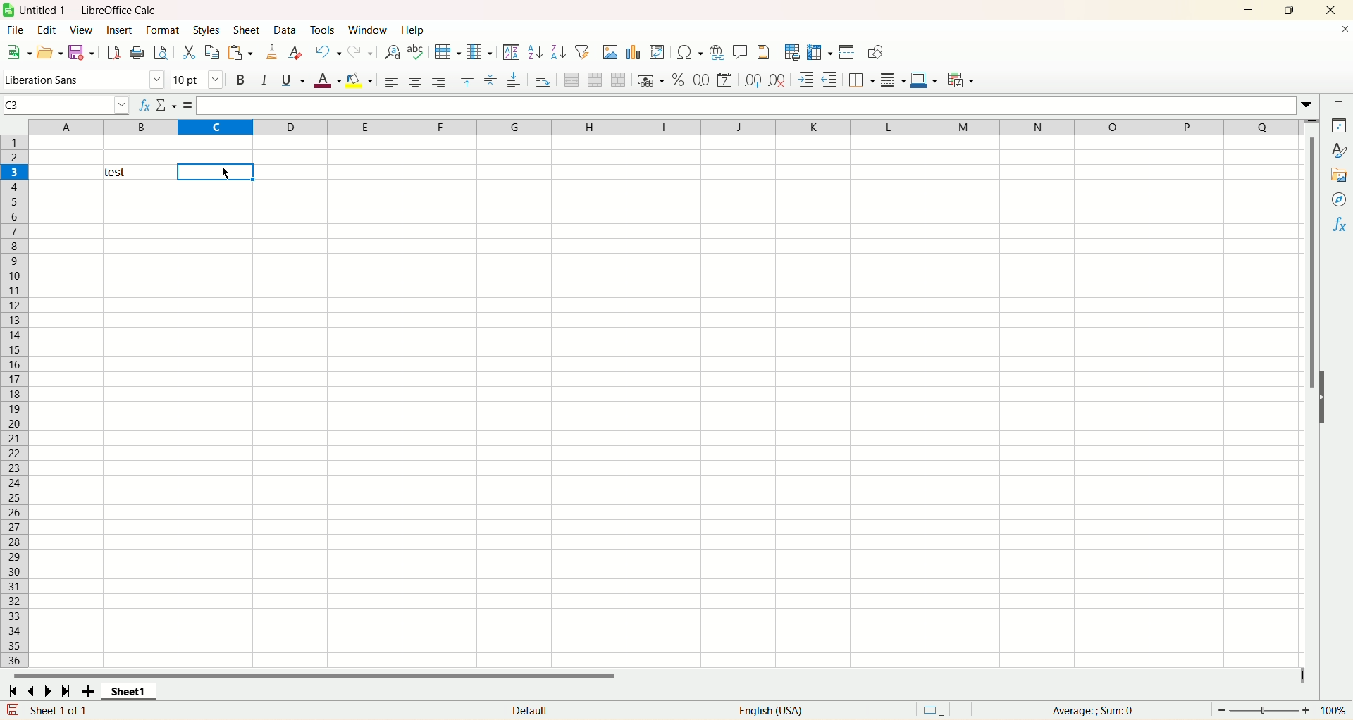 Image resolution: width=1353 pixels, height=720 pixels. What do you see at coordinates (1337, 125) in the screenshot?
I see `properties` at bounding box center [1337, 125].